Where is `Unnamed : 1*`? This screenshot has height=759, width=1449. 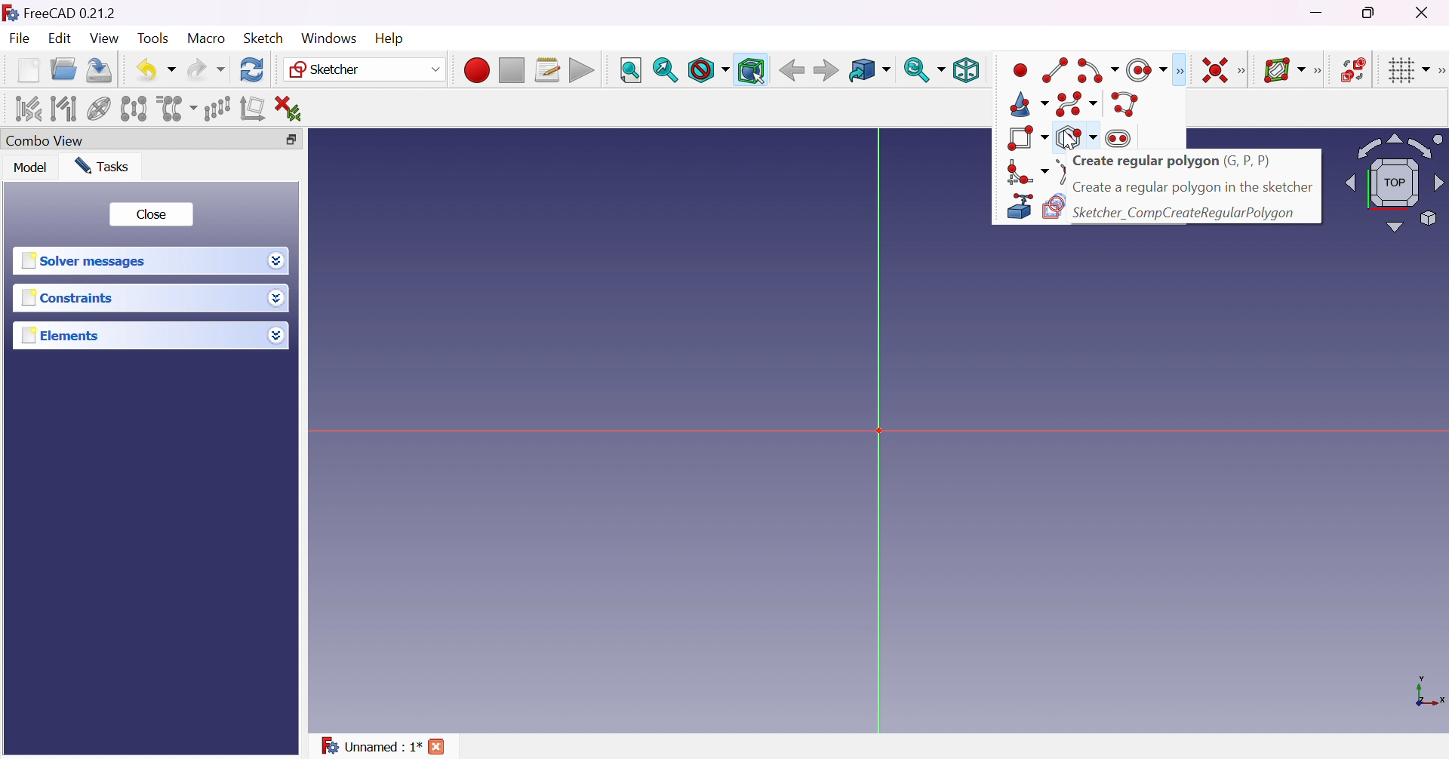
Unnamed : 1* is located at coordinates (371, 747).